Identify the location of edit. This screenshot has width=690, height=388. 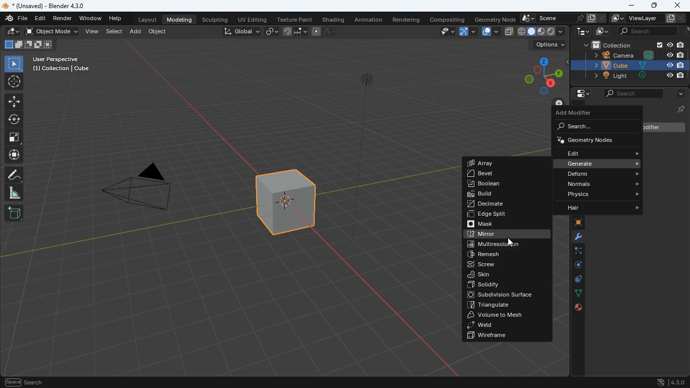
(11, 32).